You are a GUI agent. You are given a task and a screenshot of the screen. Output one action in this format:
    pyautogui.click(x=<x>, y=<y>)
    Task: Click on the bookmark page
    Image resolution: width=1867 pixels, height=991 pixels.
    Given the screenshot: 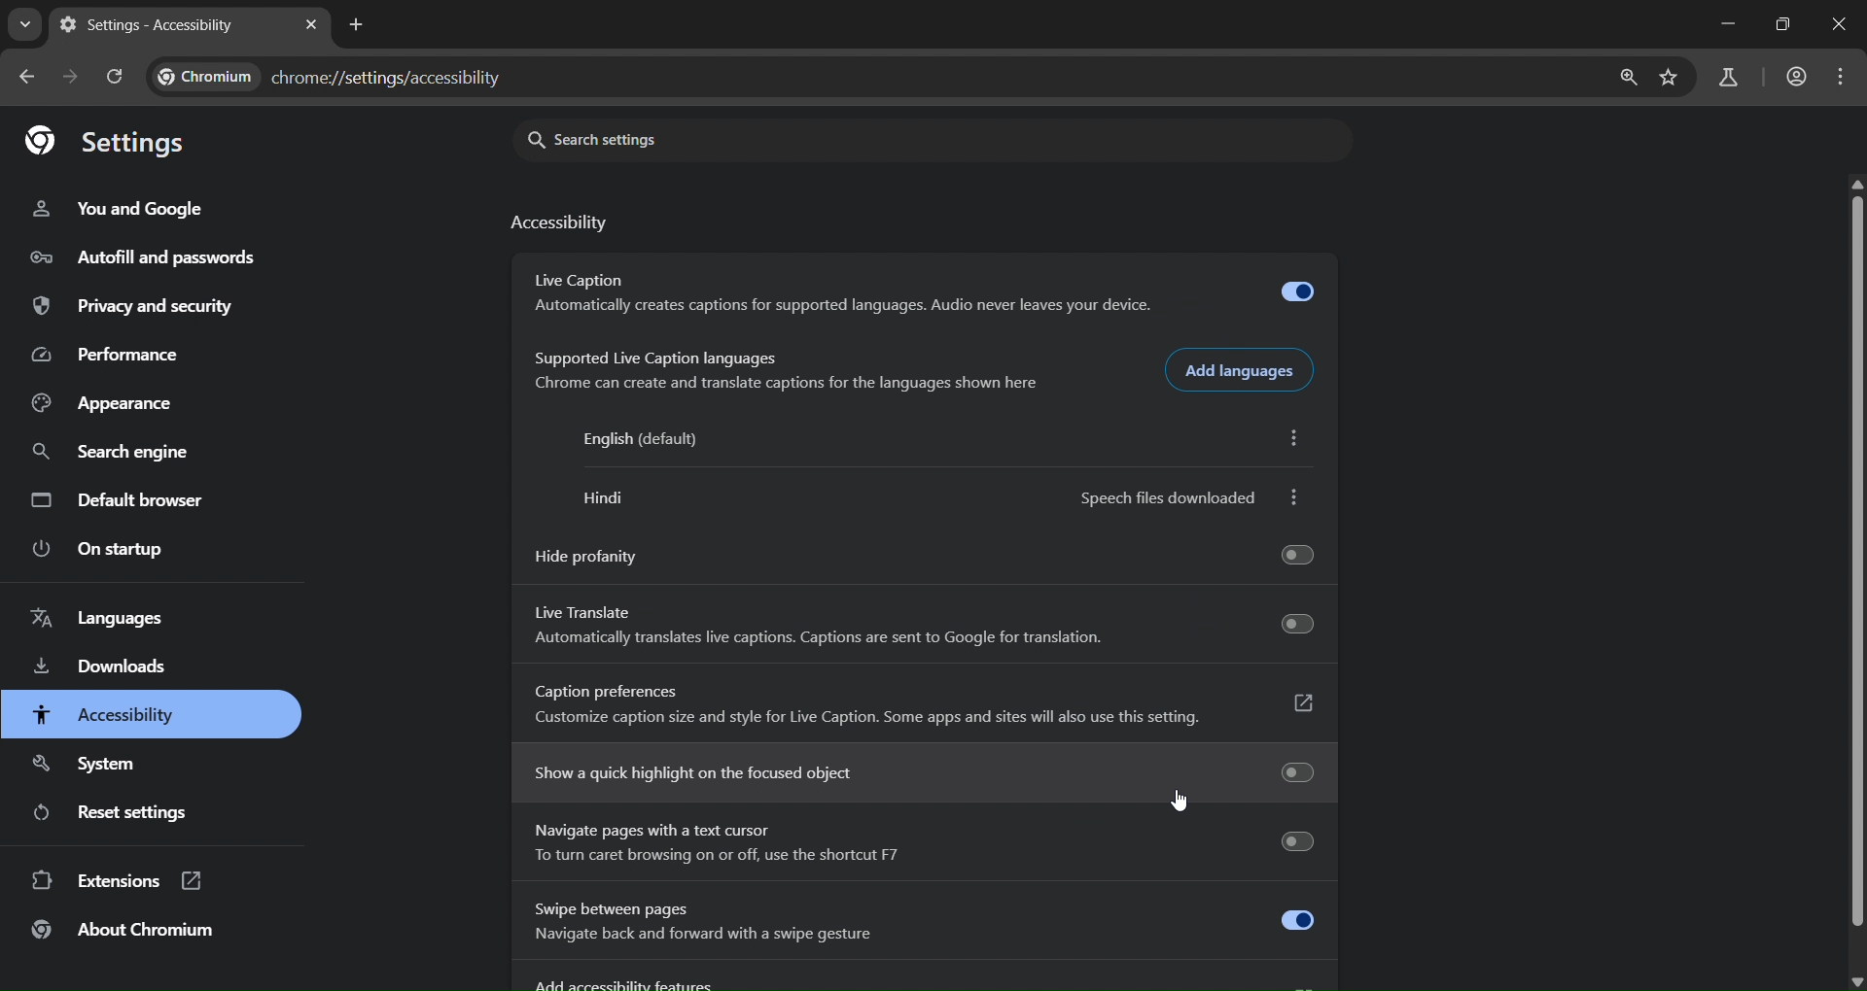 What is the action you would take?
    pyautogui.click(x=1673, y=77)
    